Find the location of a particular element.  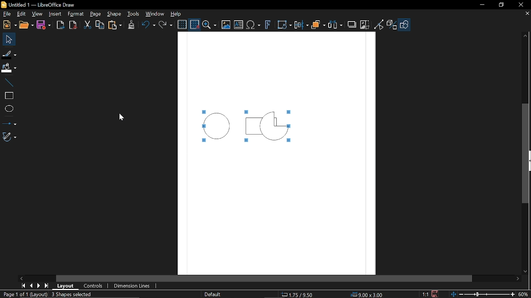

Page 1 of 1 (Layout) is located at coordinates (24, 294).